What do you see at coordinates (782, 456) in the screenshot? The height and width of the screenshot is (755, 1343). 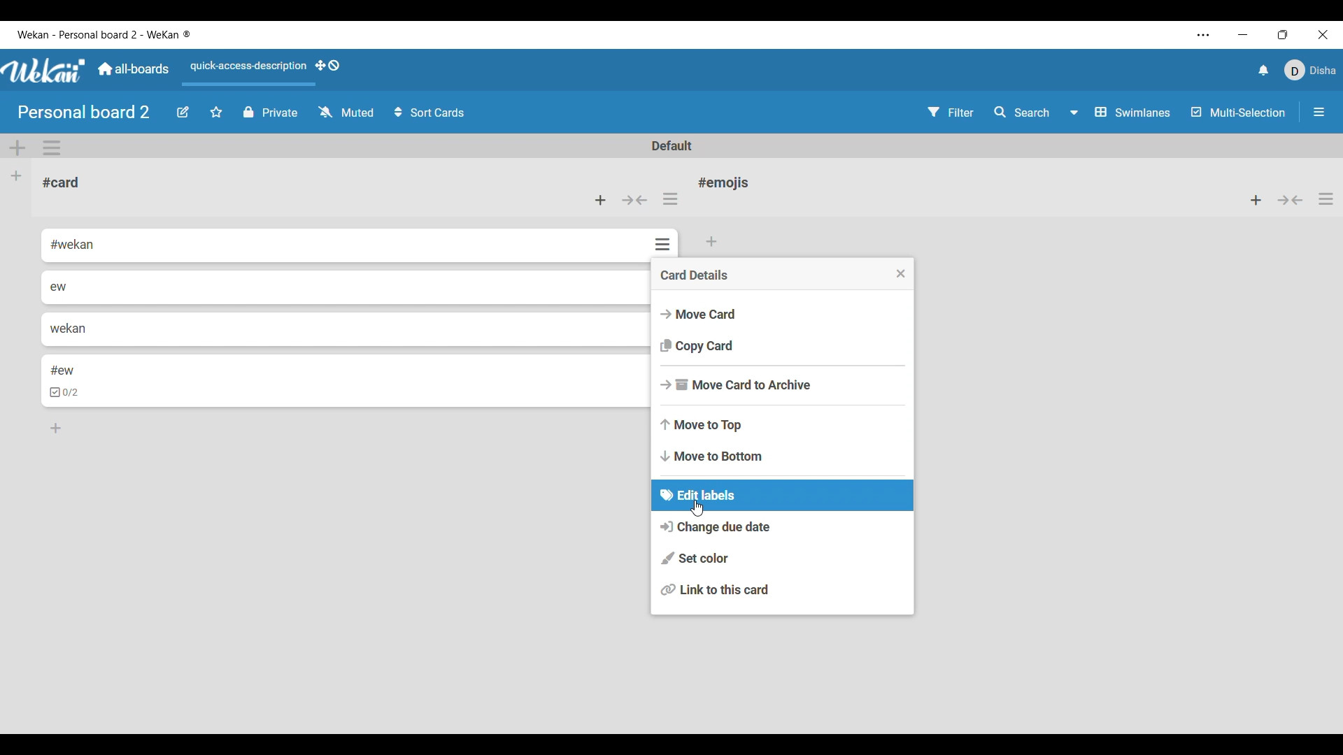 I see `Move to bottom` at bounding box center [782, 456].